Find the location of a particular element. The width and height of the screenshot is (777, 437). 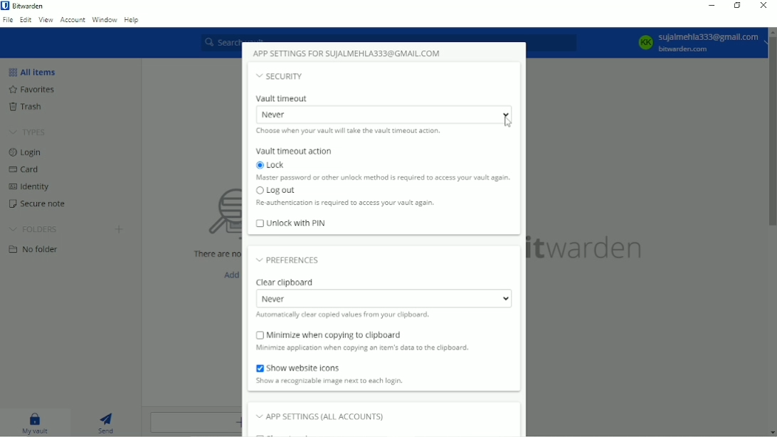

Reauthentication is required to access your vault again. is located at coordinates (345, 204).